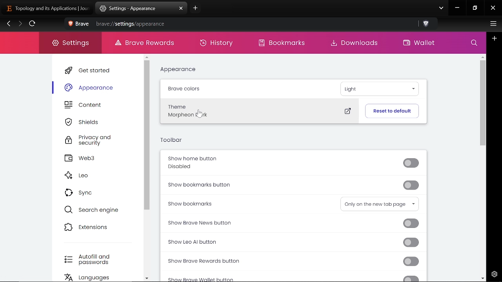 The image size is (502, 282). What do you see at coordinates (292, 223) in the screenshot?
I see `Show brave news button` at bounding box center [292, 223].